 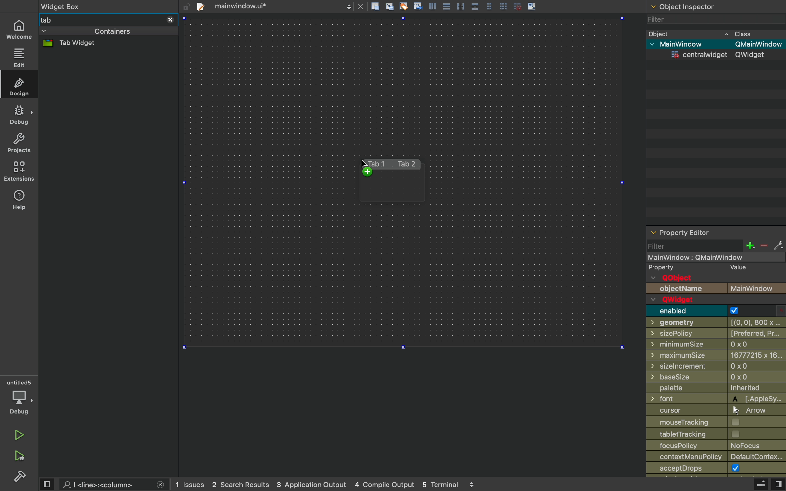 I want to click on cursor, so click(x=709, y=410).